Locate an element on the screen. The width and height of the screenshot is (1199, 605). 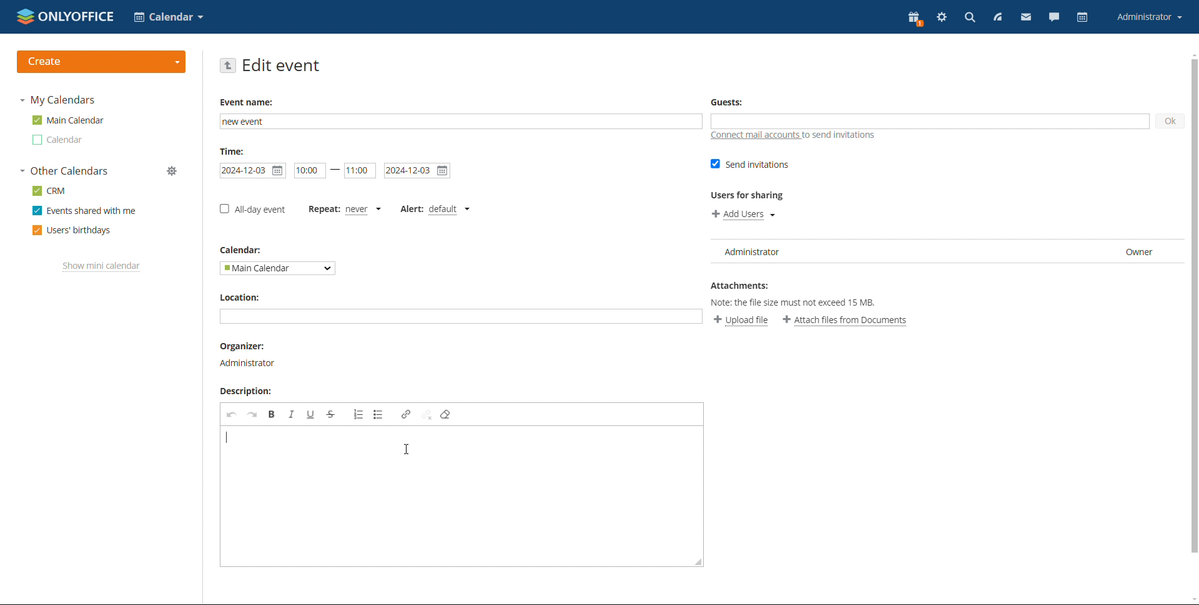
present is located at coordinates (915, 19).